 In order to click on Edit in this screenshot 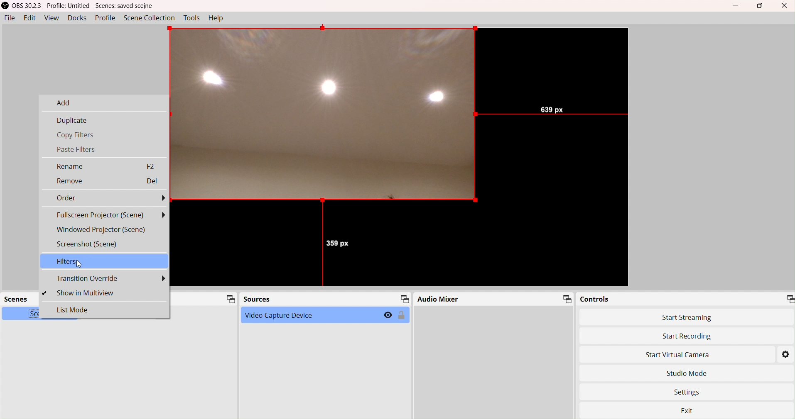, I will do `click(29, 18)`.